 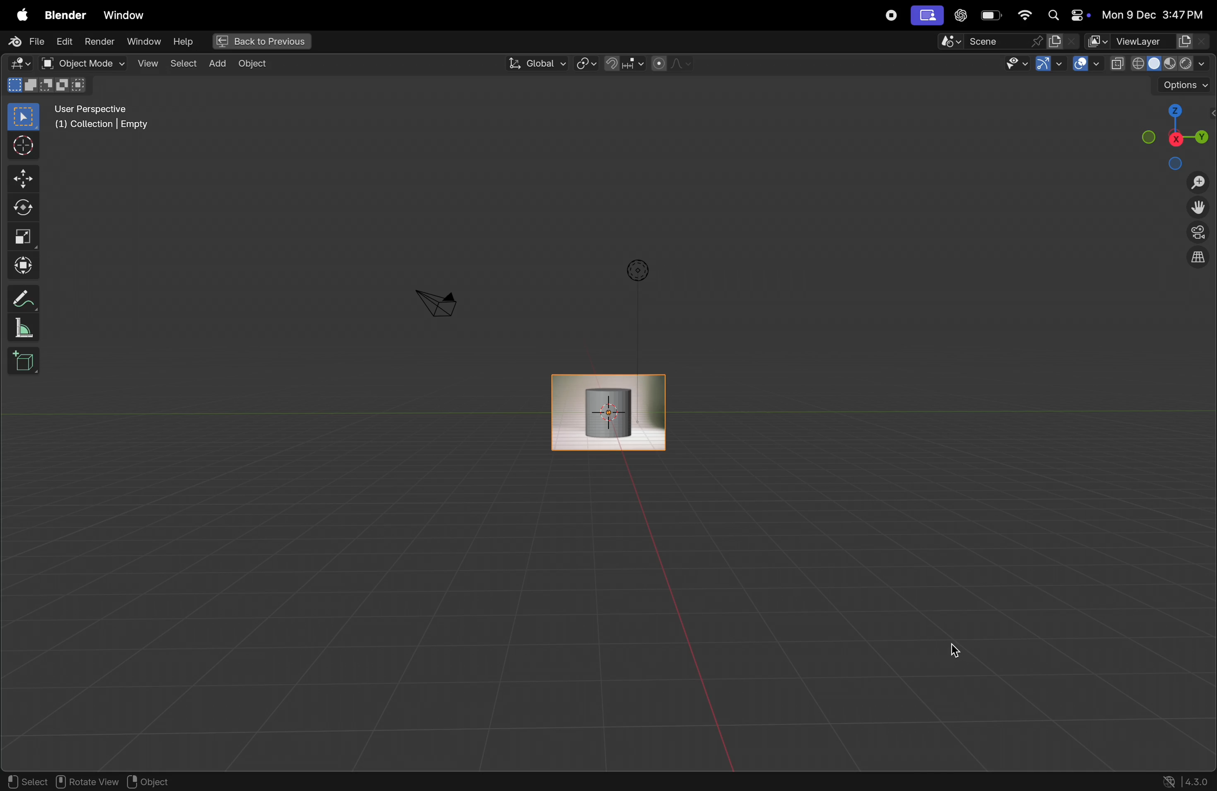 What do you see at coordinates (26, 781) in the screenshot?
I see `select` at bounding box center [26, 781].